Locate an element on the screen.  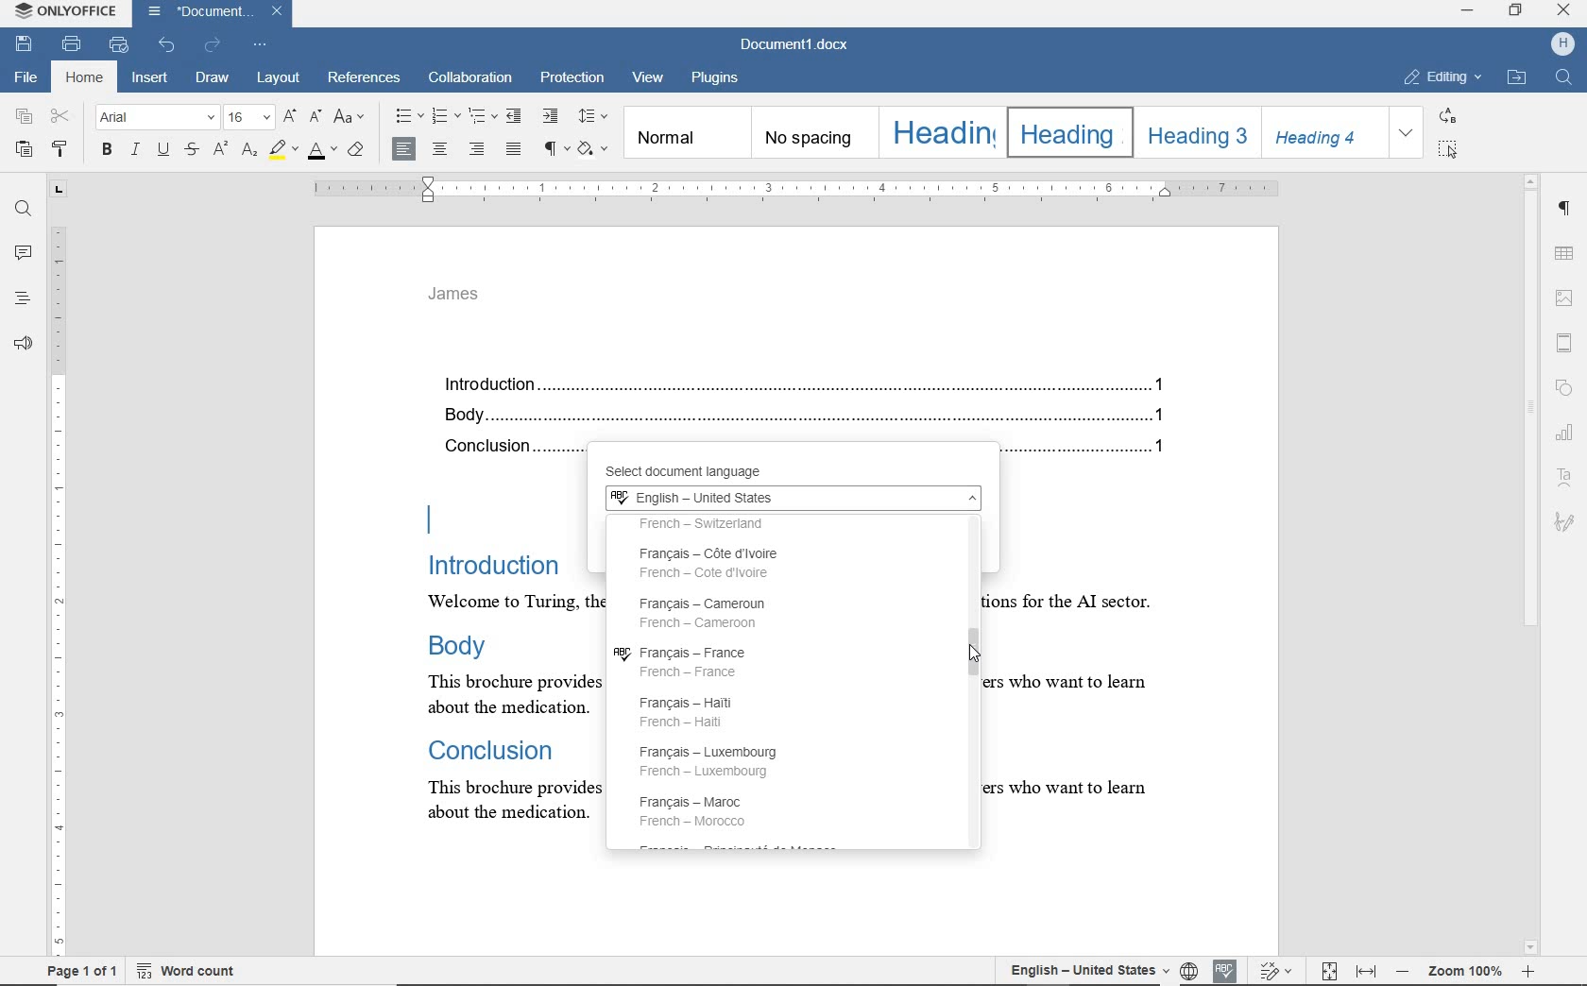
view is located at coordinates (651, 80).